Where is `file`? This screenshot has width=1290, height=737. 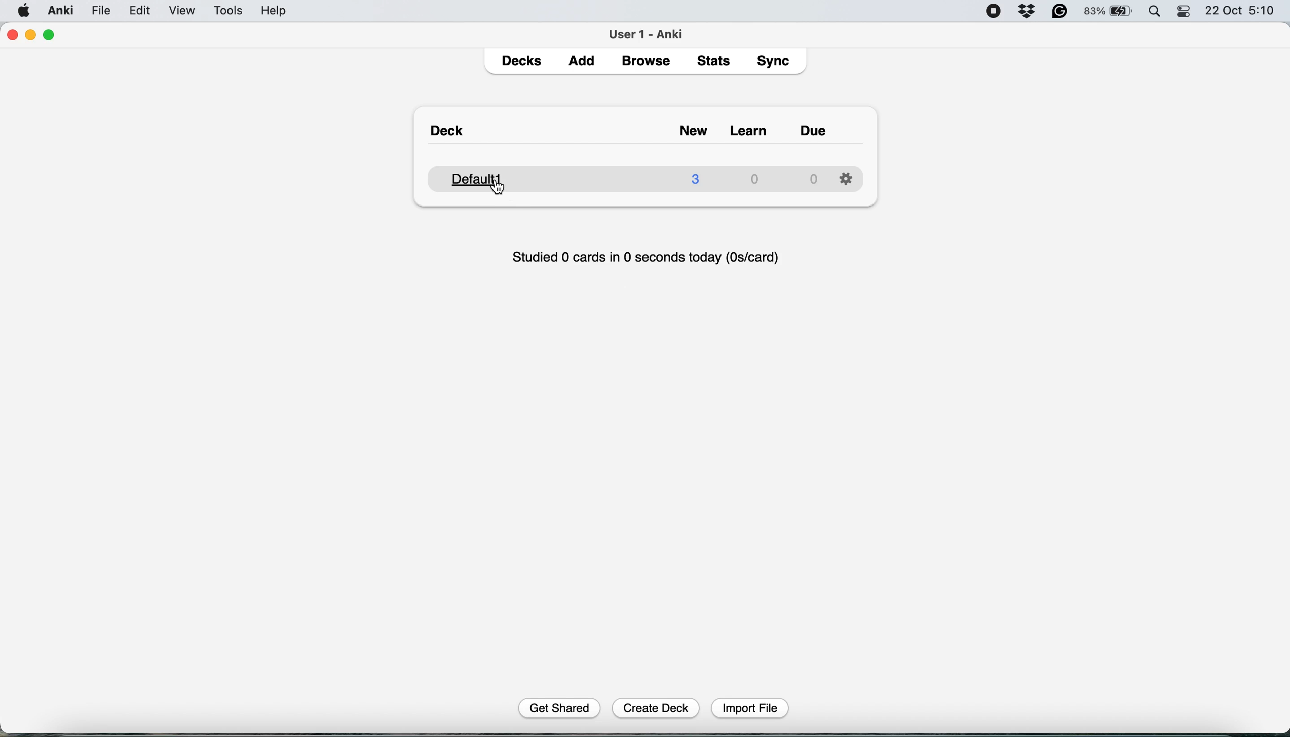 file is located at coordinates (101, 11).